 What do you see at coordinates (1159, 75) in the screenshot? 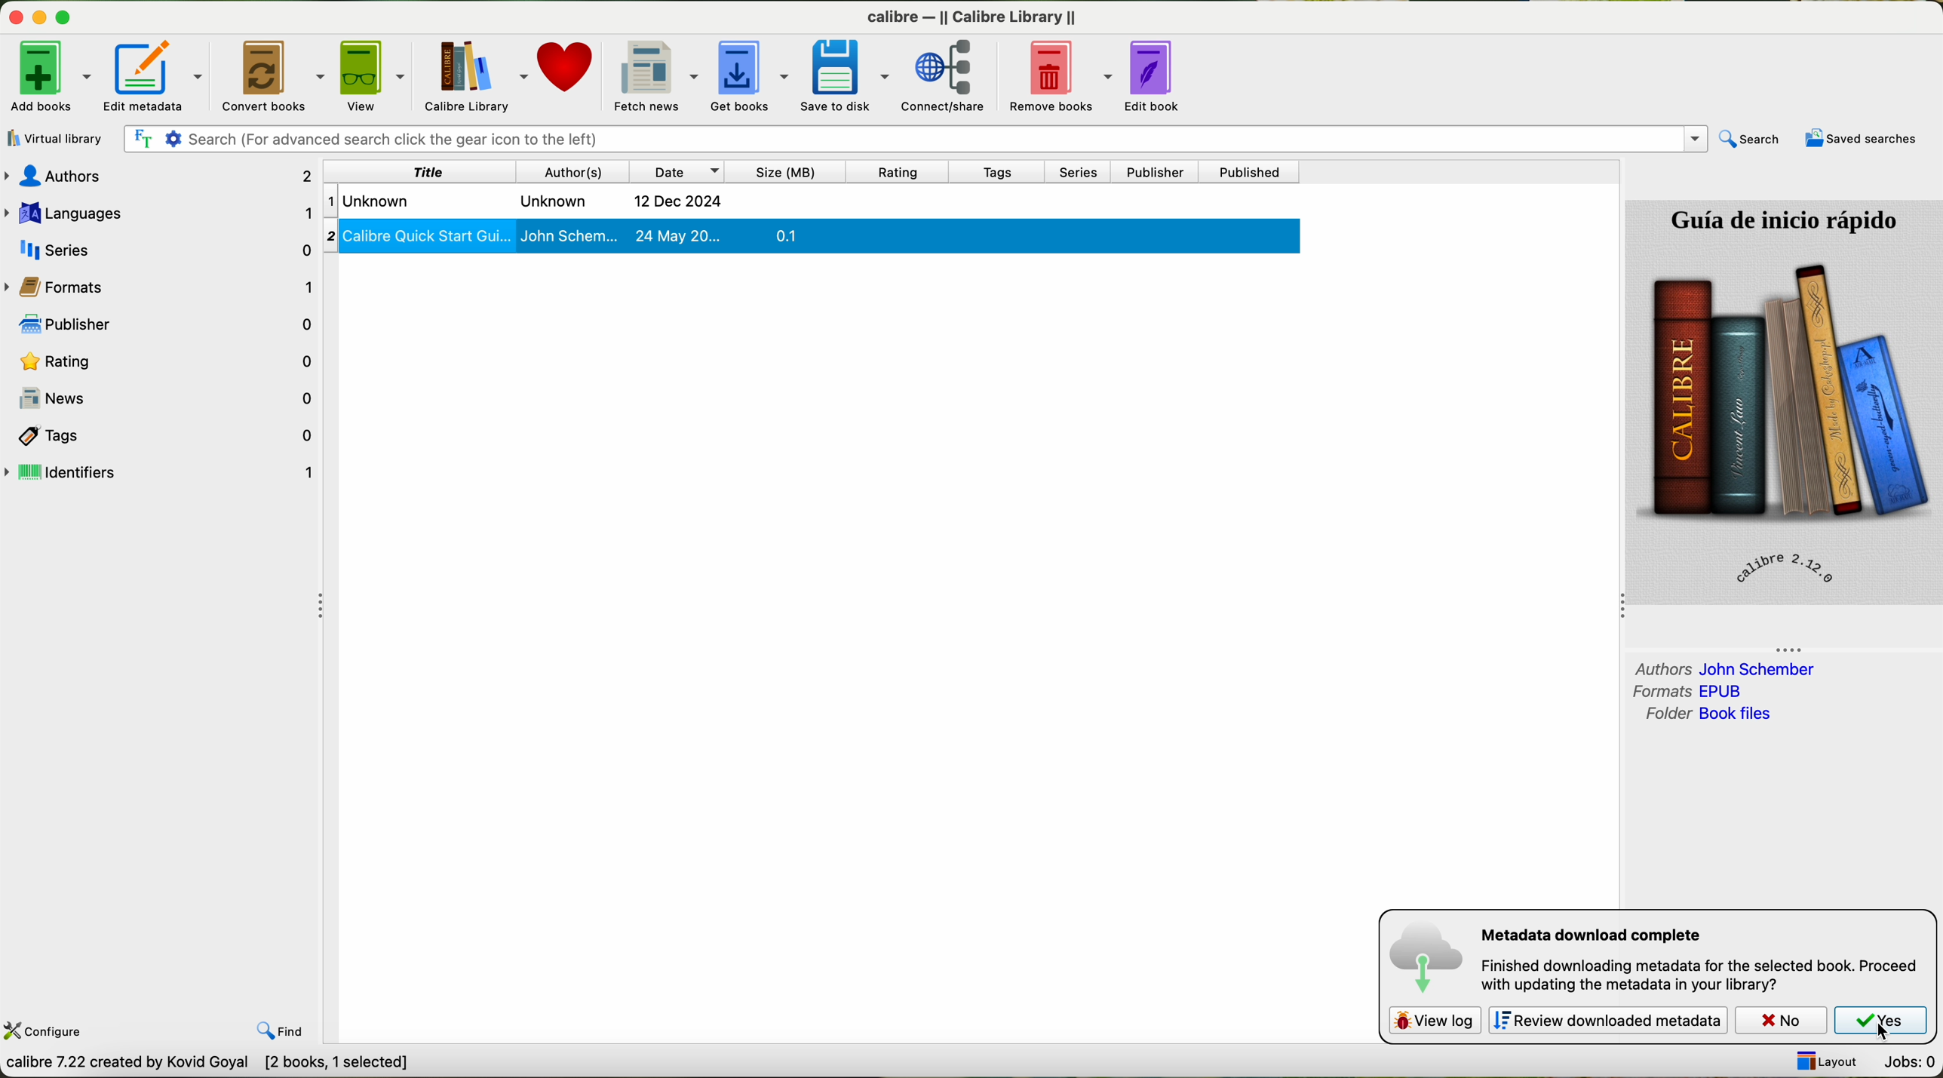
I see `edit book` at bounding box center [1159, 75].